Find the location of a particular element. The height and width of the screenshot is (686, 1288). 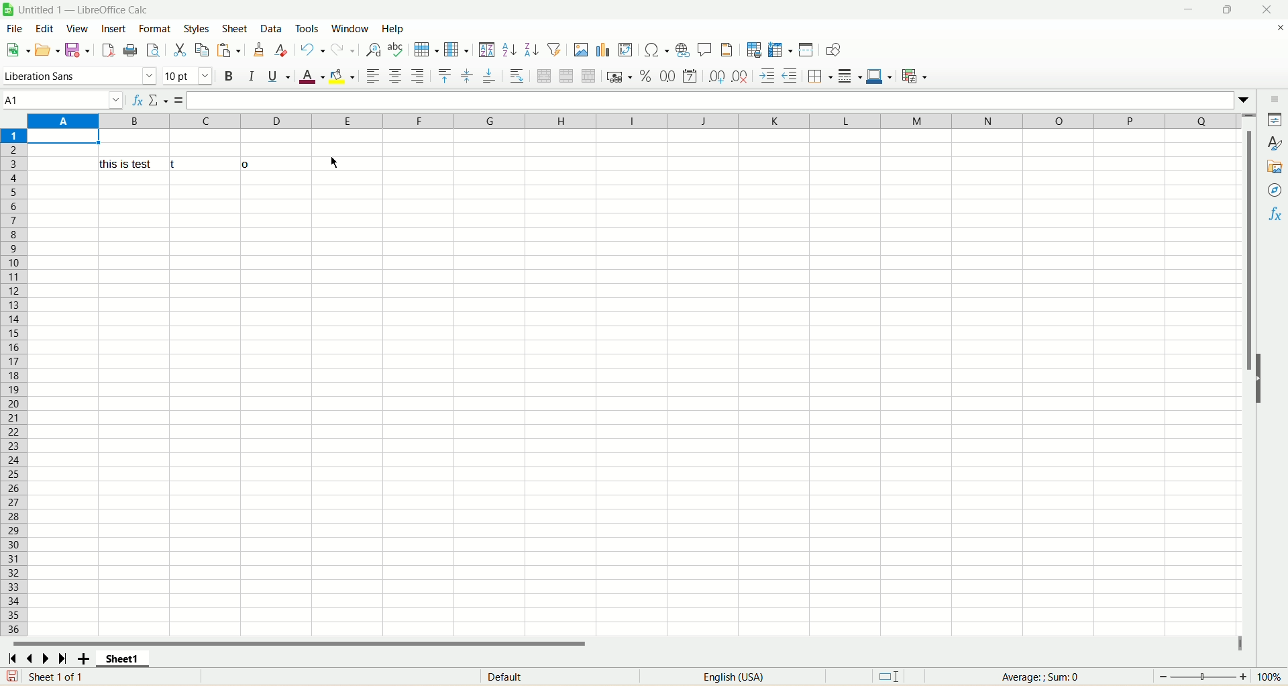

function wizard is located at coordinates (136, 102).